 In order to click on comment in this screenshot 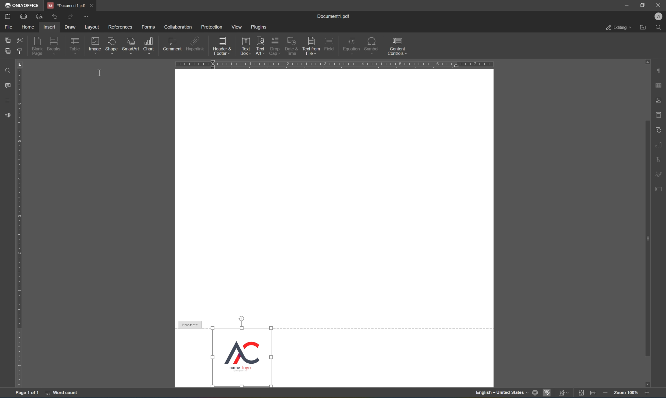, I will do `click(173, 44)`.